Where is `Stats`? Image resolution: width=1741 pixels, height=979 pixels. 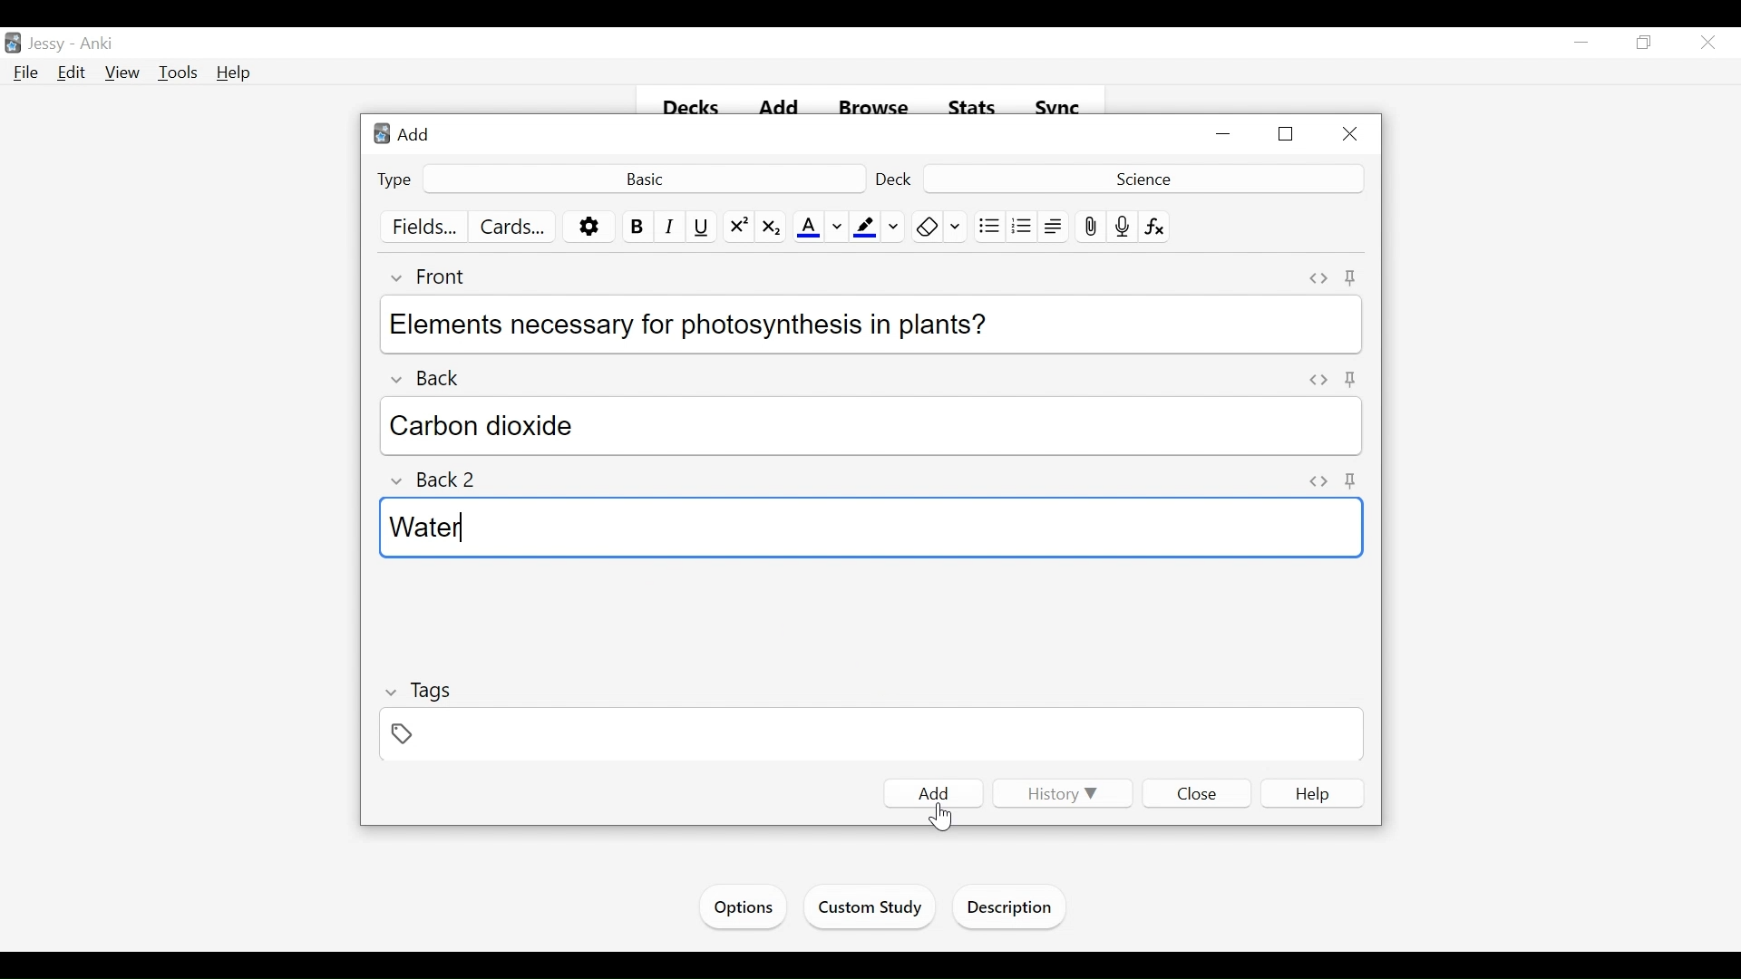 Stats is located at coordinates (973, 108).